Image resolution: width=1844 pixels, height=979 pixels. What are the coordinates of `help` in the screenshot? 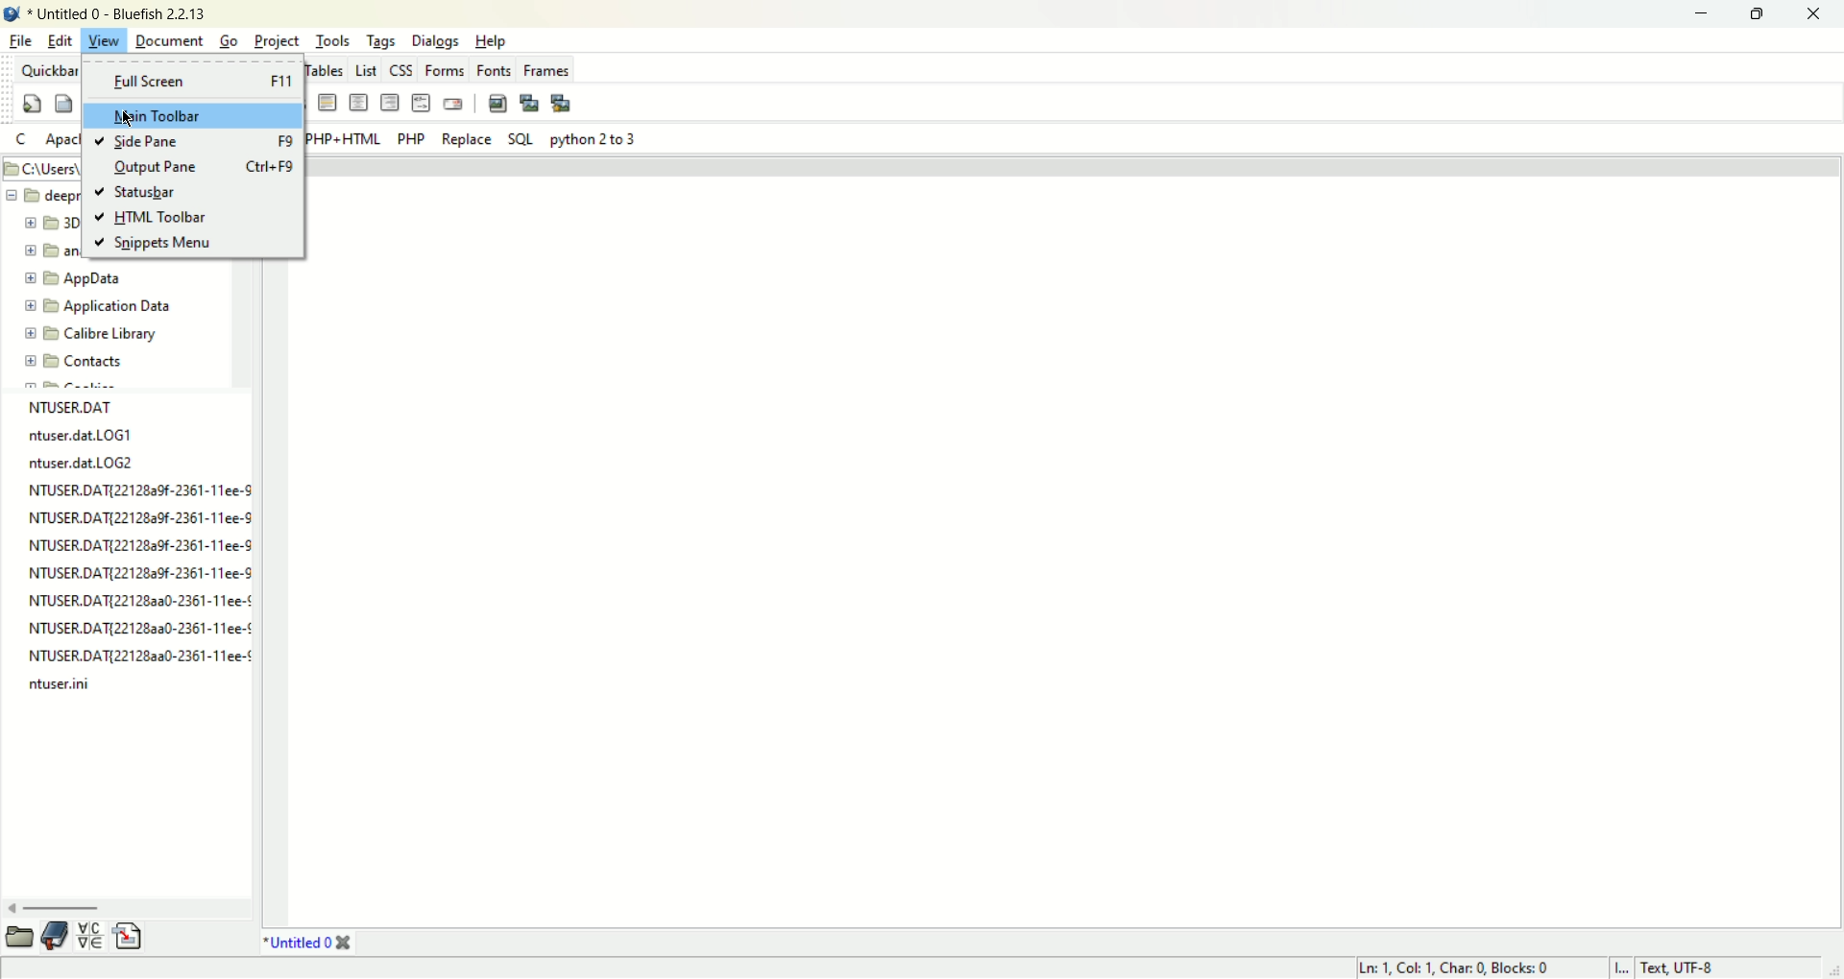 It's located at (491, 40).